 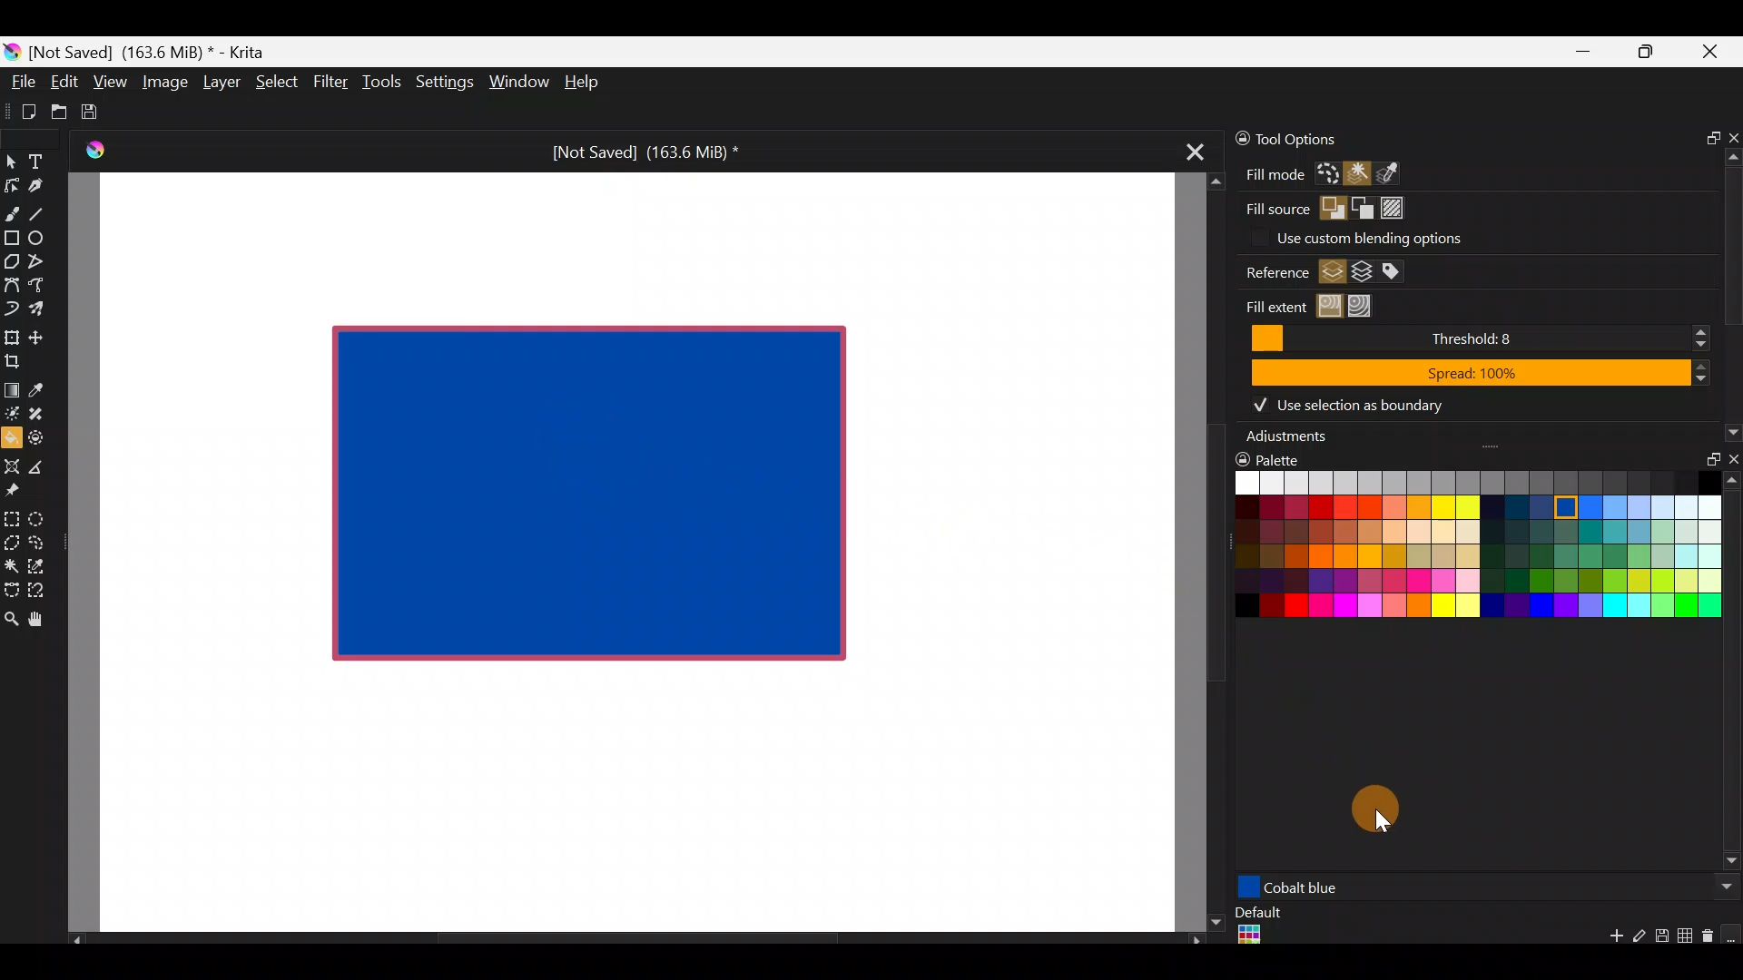 What do you see at coordinates (42, 617) in the screenshot?
I see `Pan tool` at bounding box center [42, 617].